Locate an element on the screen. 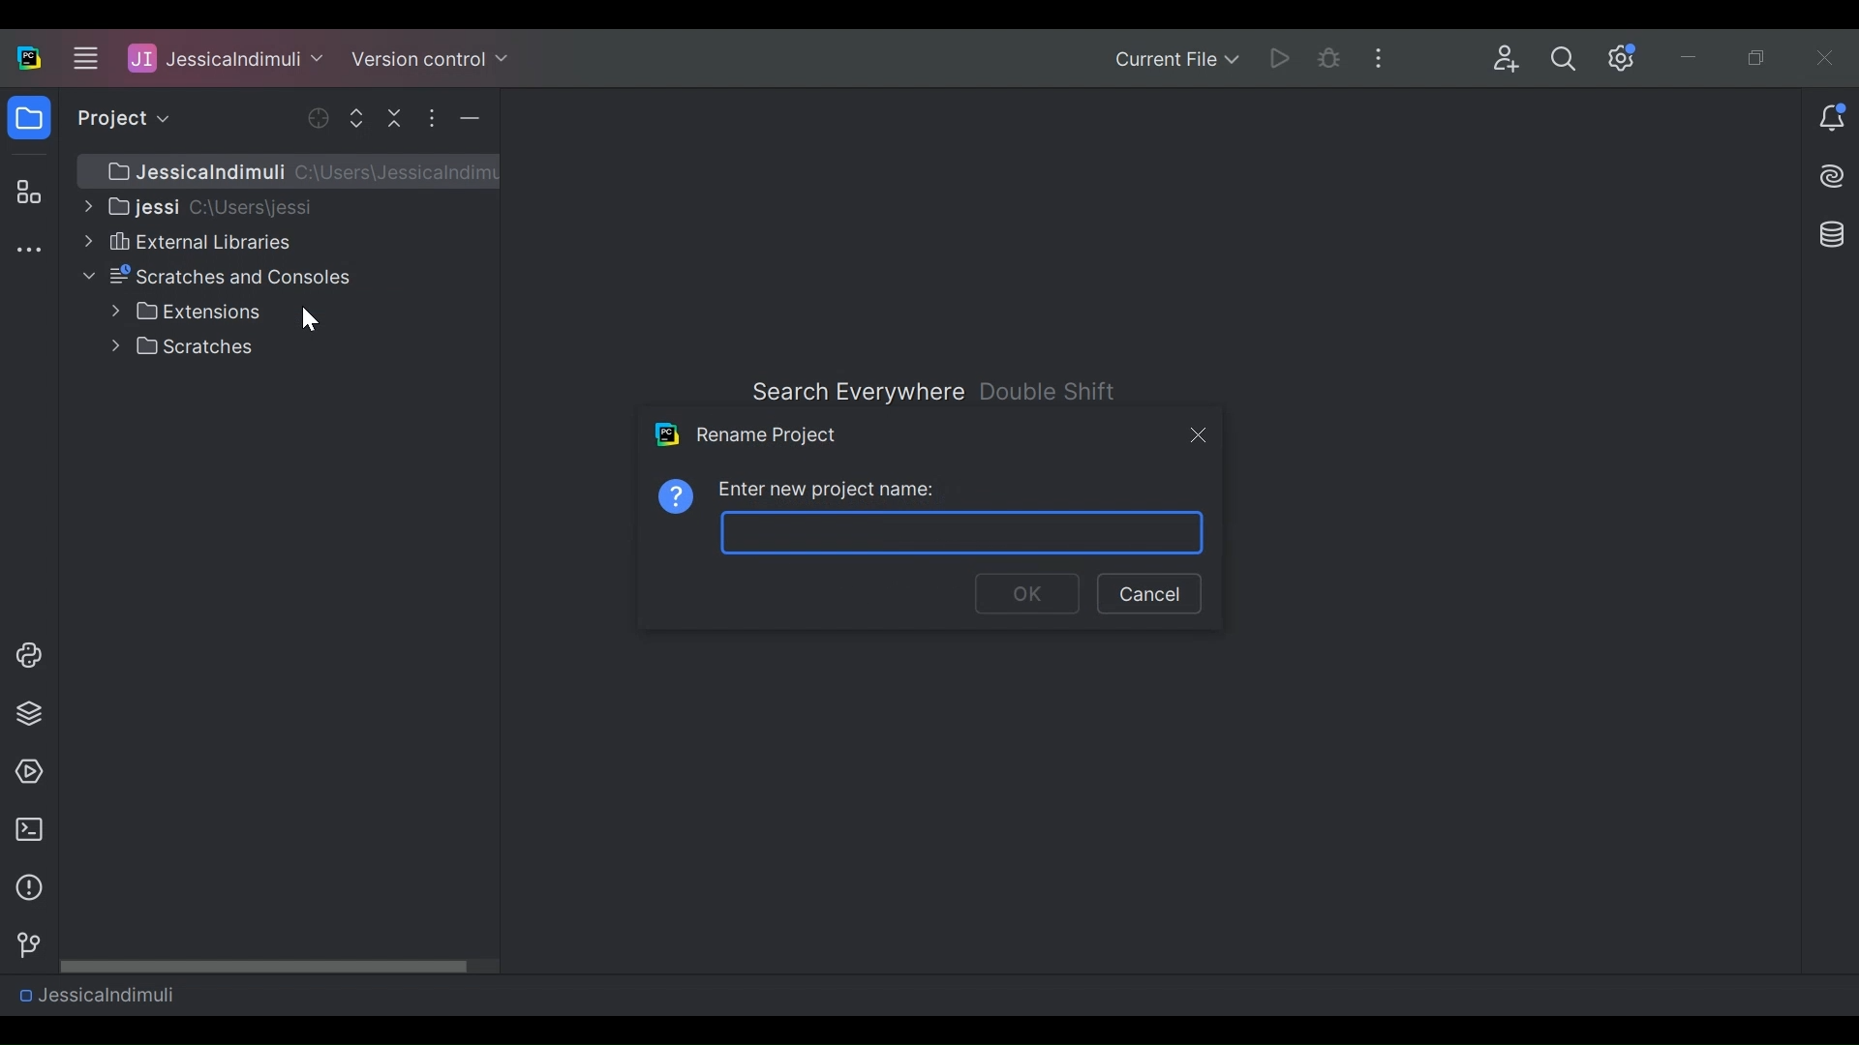 The image size is (1859, 1045). Project Name is located at coordinates (226, 57).